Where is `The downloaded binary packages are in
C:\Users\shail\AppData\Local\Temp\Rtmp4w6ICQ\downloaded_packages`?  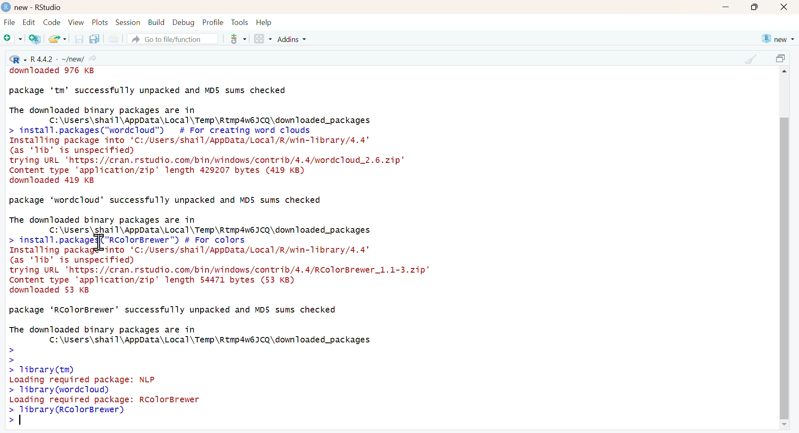 The downloaded binary packages are in
C:\Users\shail\AppData\Local\Temp\Rtmp4w6ICQ\downloaded_packages is located at coordinates (192, 335).